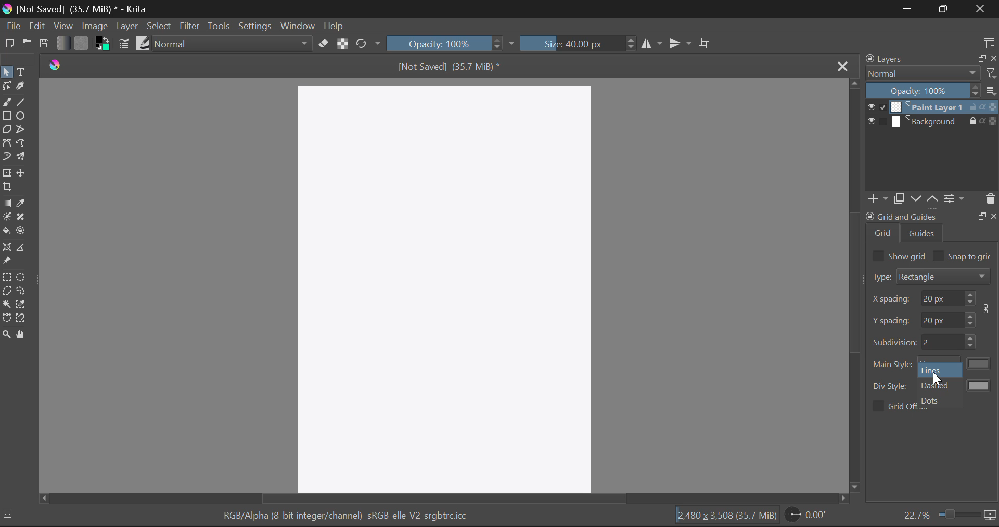 The width and height of the screenshot is (999, 527). Describe the element at coordinates (144, 43) in the screenshot. I see `Brush Presets` at that location.